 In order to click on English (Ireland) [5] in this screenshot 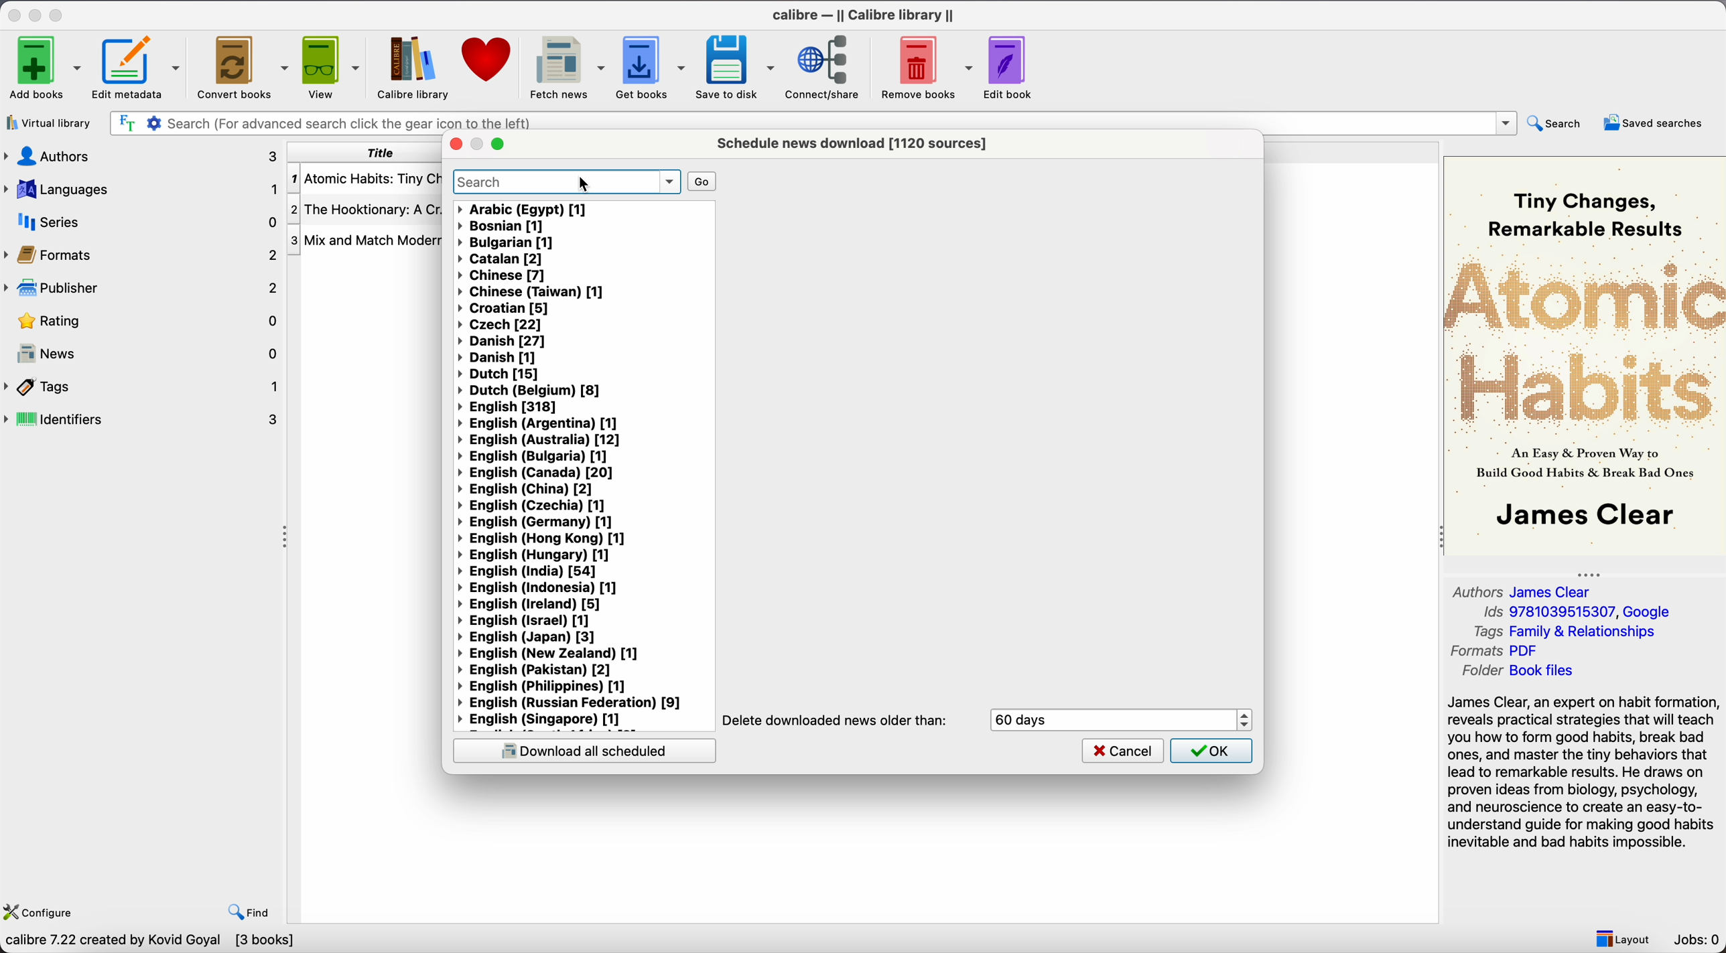, I will do `click(531, 605)`.